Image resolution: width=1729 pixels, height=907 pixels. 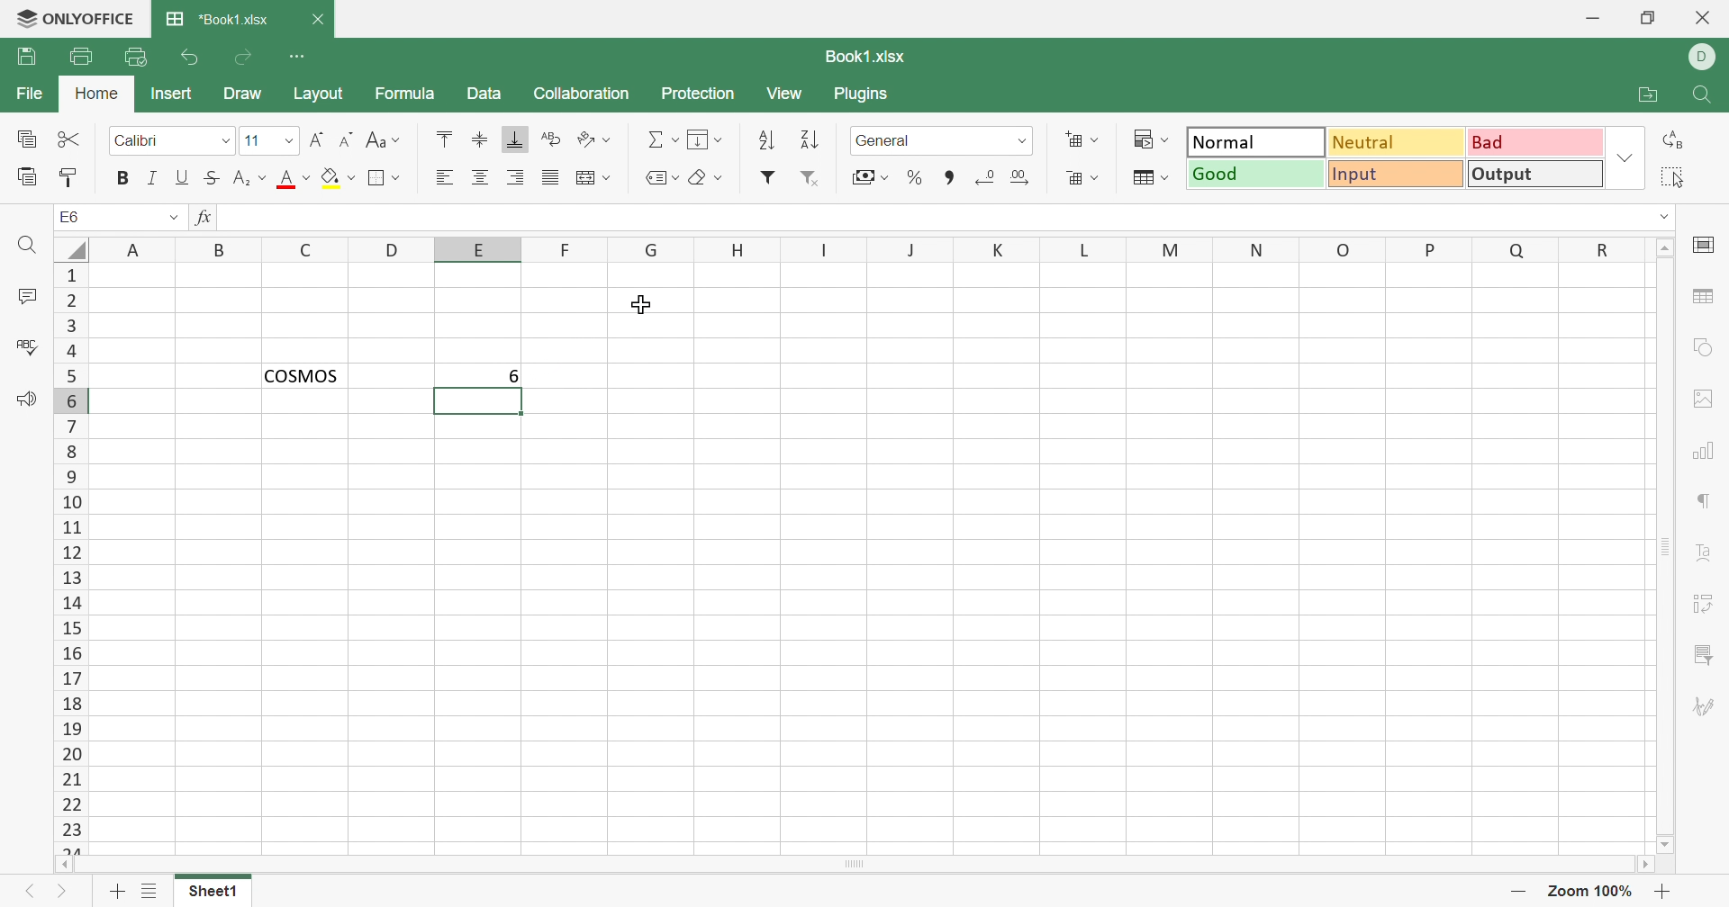 I want to click on Decrement font size, so click(x=347, y=139).